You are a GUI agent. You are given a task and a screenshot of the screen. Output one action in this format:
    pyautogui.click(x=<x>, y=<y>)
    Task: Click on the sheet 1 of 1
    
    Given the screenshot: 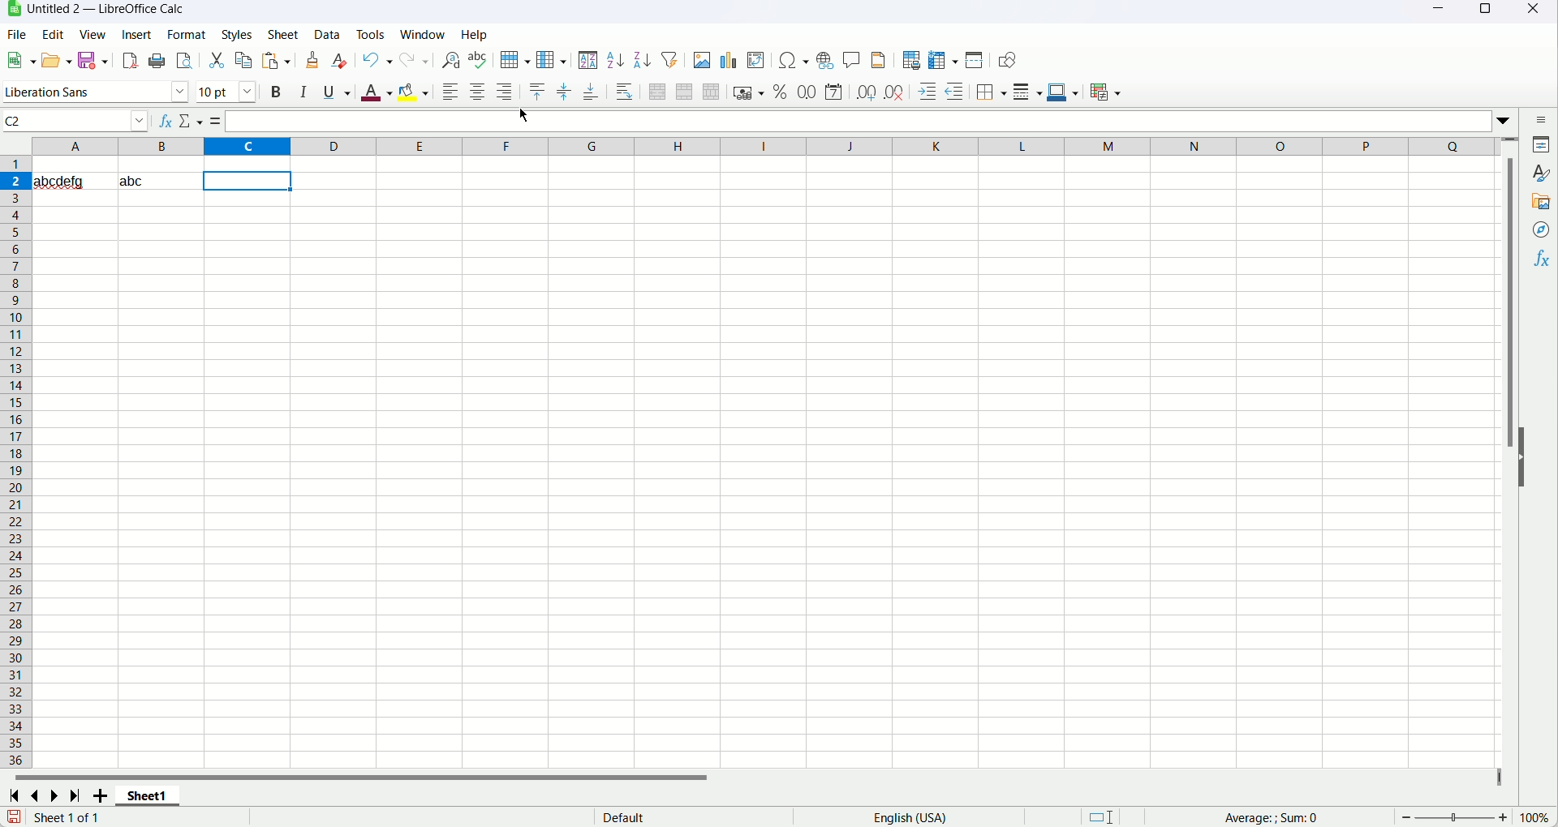 What is the action you would take?
    pyautogui.click(x=71, y=818)
    